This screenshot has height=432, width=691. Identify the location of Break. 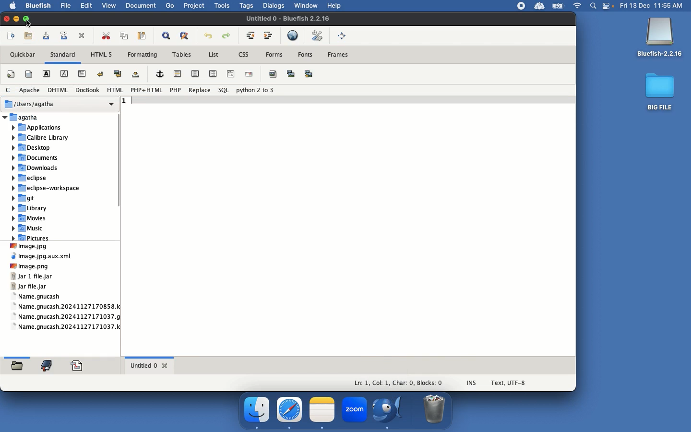
(101, 73).